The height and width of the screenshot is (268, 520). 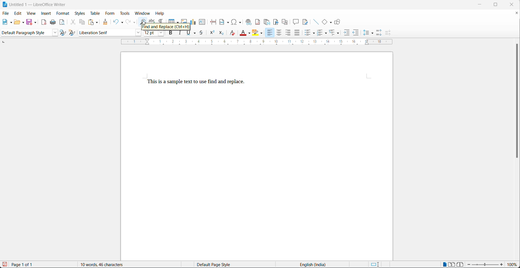 I want to click on basic shapes, so click(x=325, y=22).